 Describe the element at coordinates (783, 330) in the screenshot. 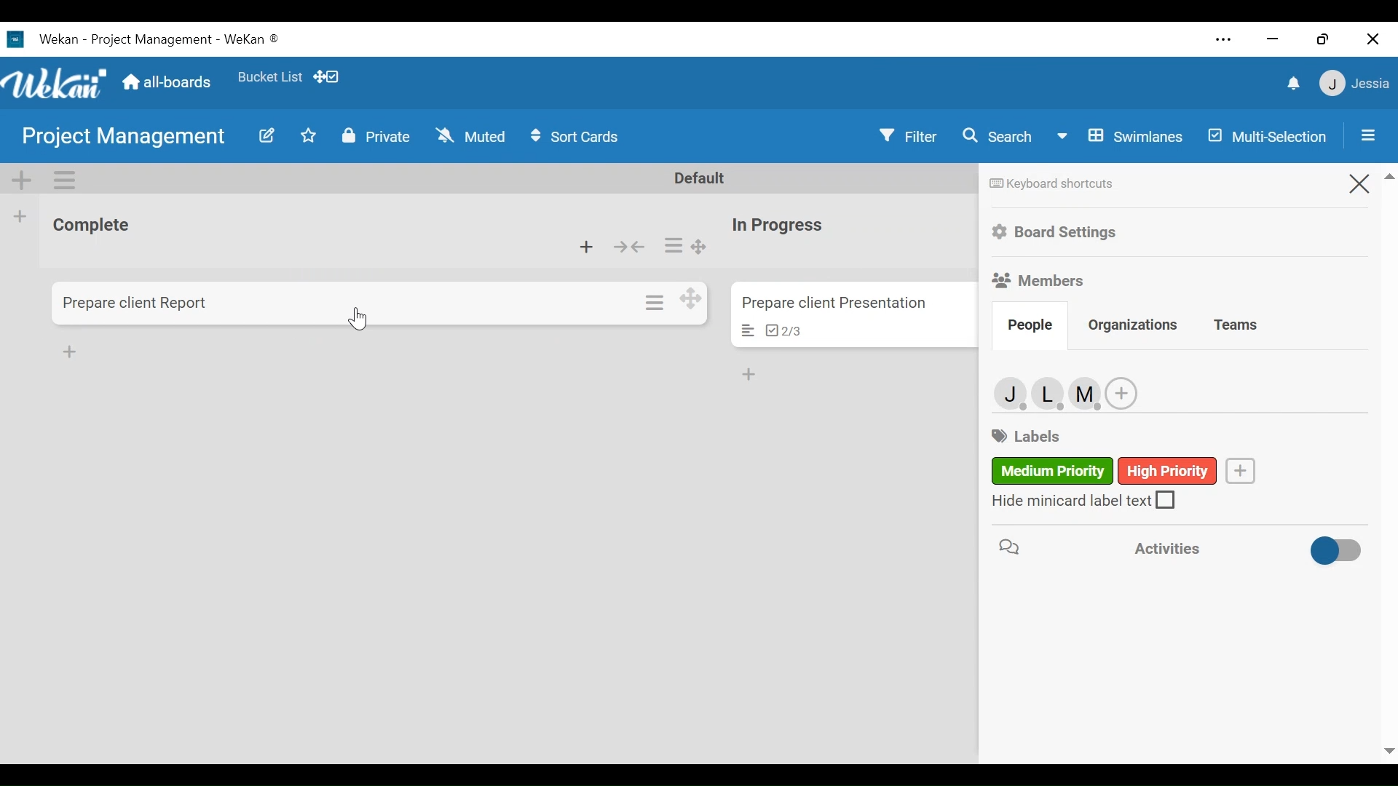

I see `Checklist` at that location.